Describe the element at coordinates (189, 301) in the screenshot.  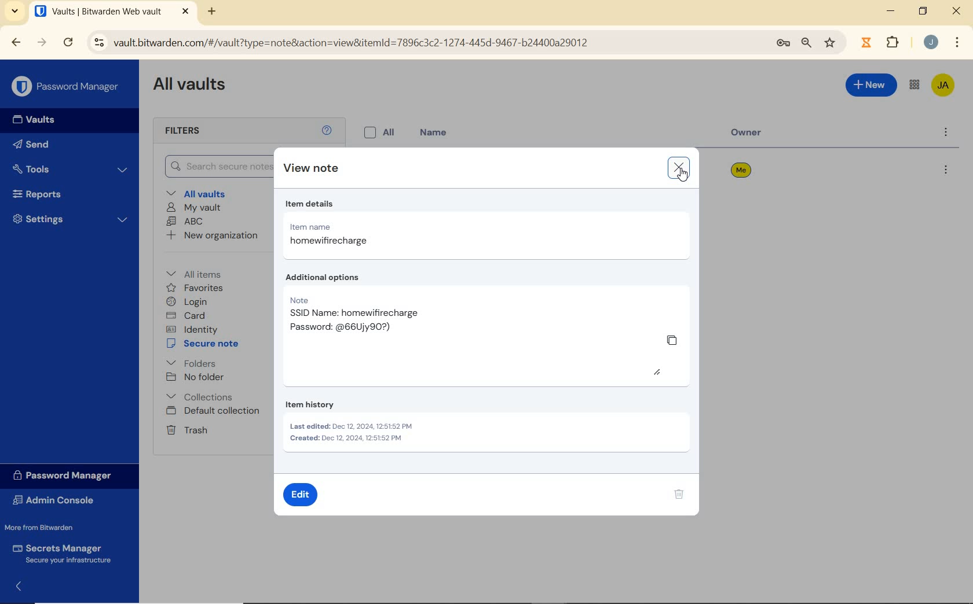
I see `login` at that location.